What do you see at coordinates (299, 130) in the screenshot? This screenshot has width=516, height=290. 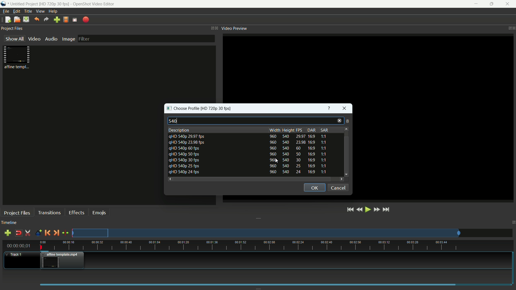 I see `fps` at bounding box center [299, 130].